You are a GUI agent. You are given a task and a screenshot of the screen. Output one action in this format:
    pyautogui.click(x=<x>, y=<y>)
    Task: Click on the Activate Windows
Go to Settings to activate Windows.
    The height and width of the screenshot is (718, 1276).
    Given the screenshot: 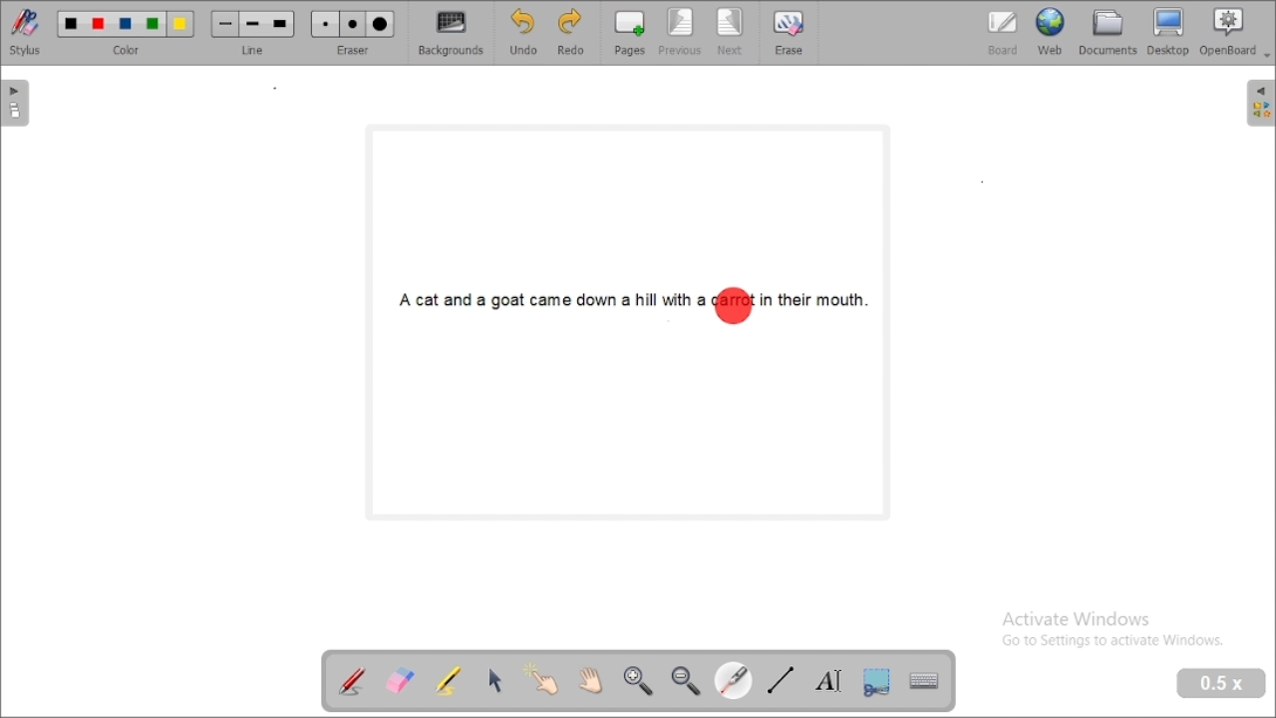 What is the action you would take?
    pyautogui.click(x=1115, y=631)
    